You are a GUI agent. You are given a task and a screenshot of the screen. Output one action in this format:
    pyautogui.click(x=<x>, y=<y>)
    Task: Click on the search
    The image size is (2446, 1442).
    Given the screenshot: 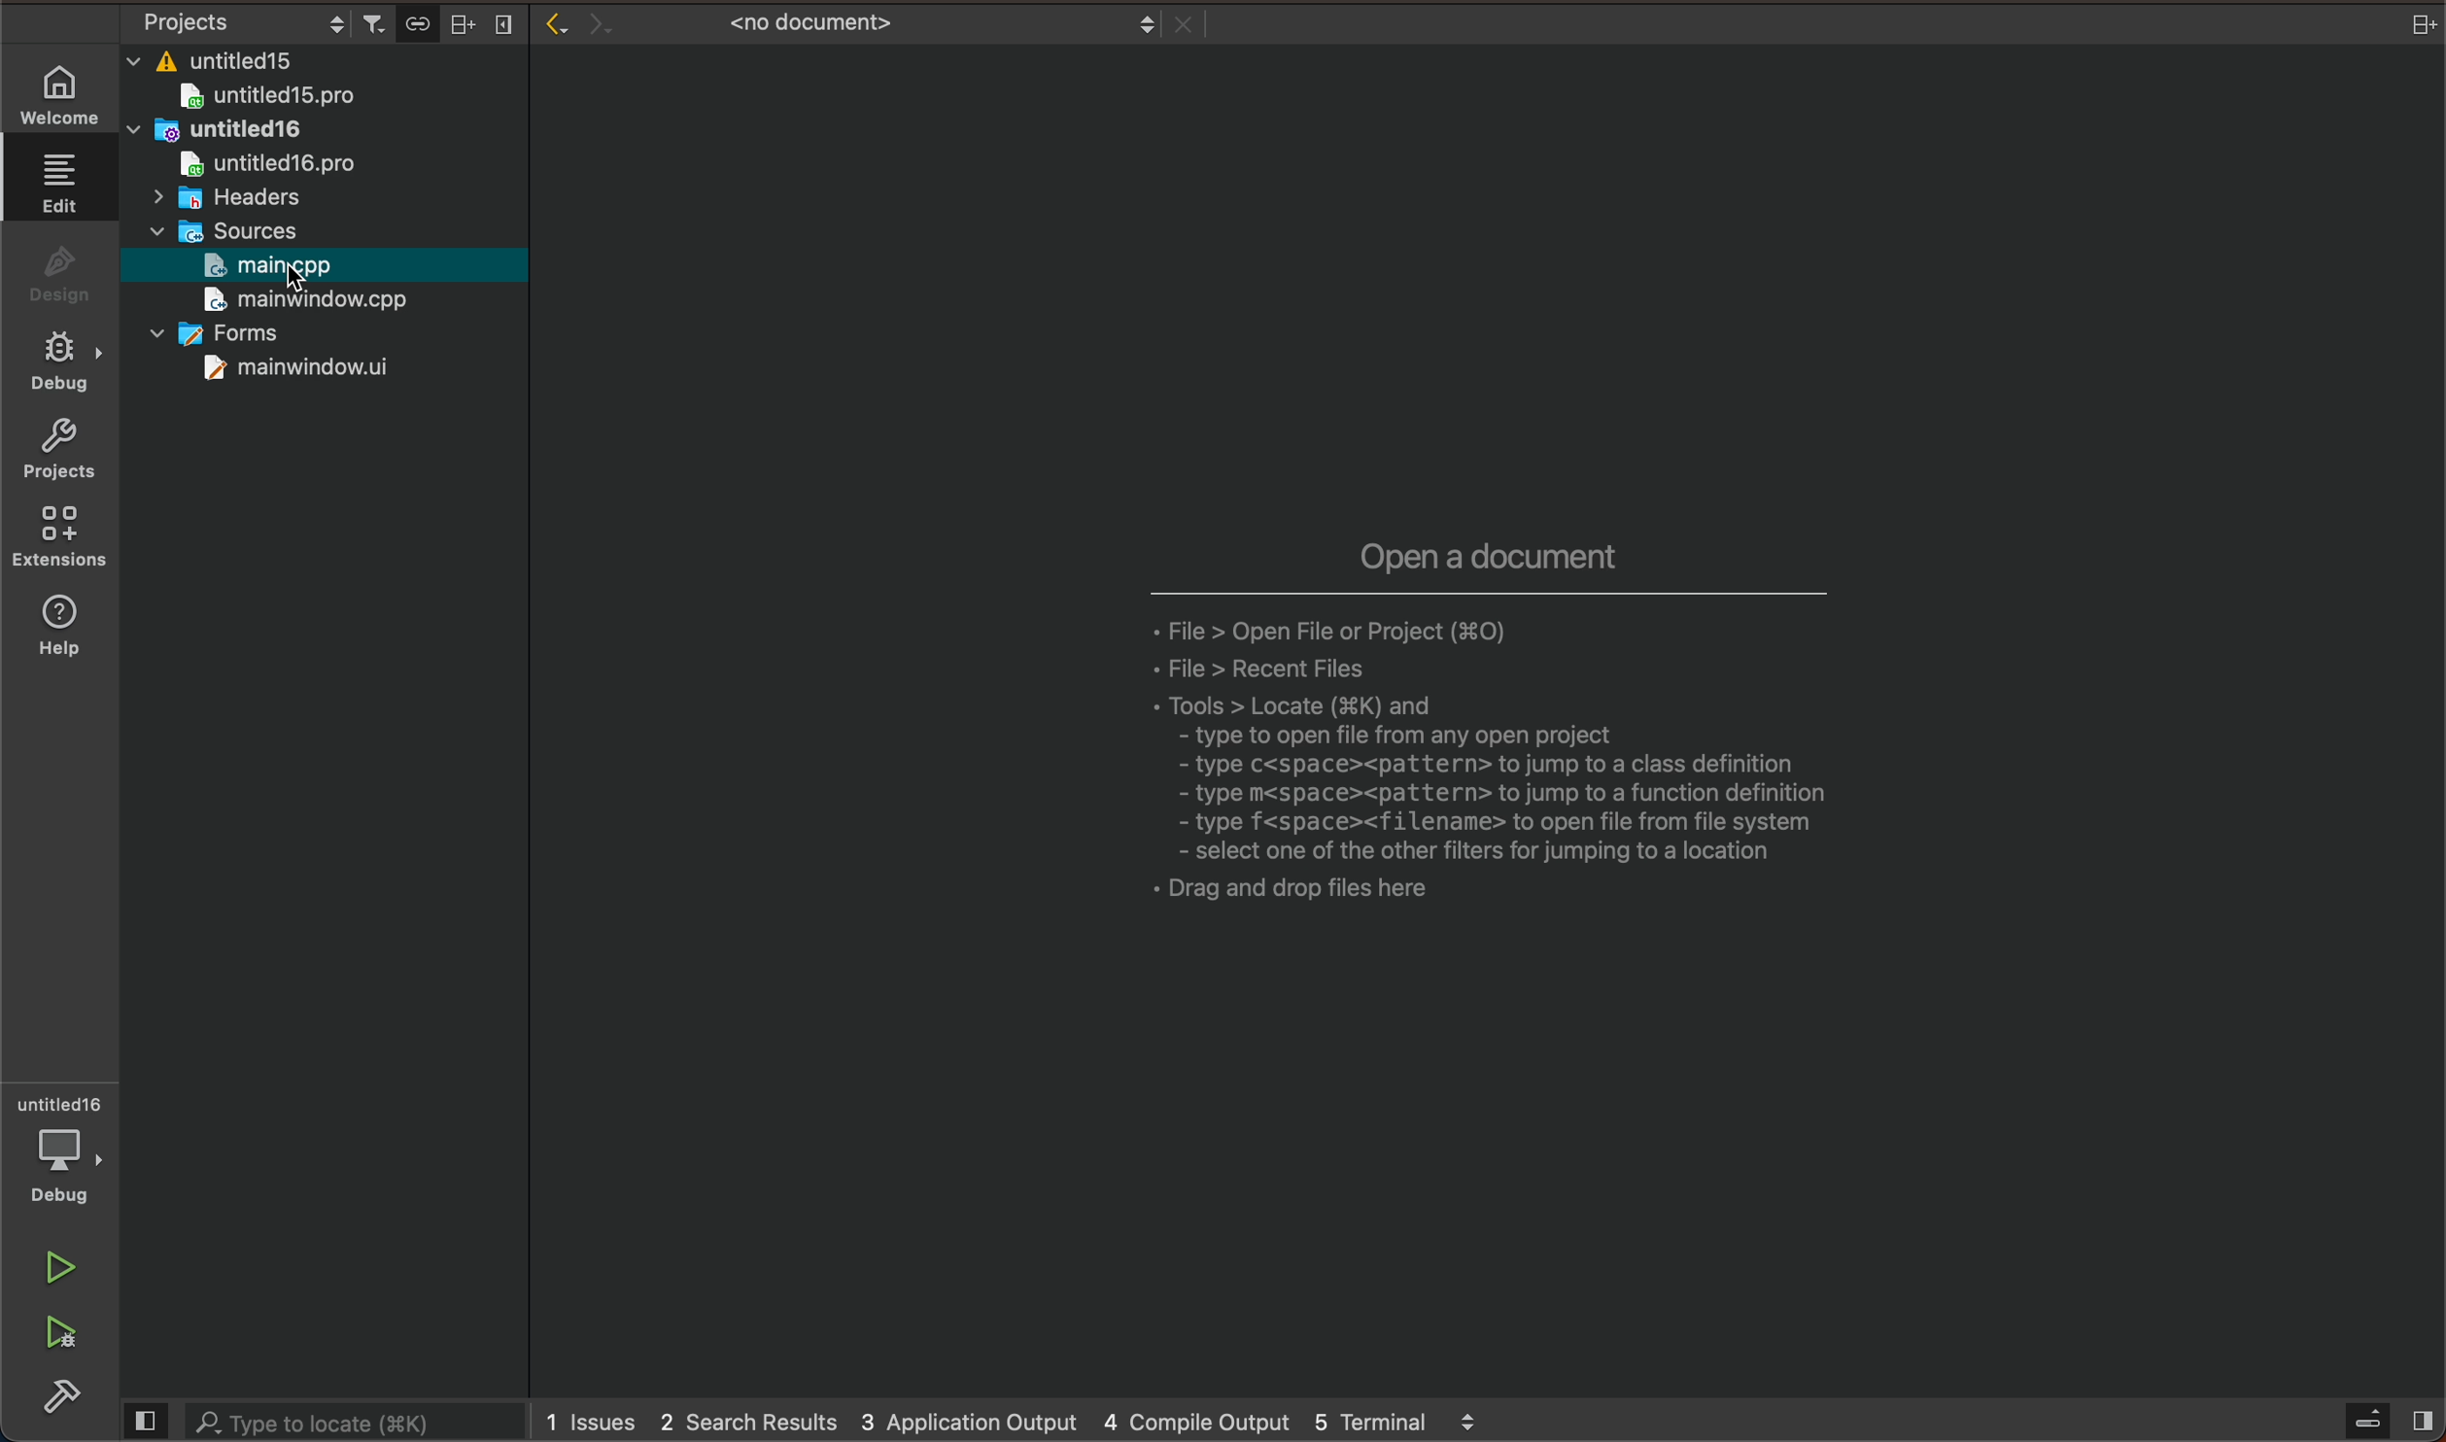 What is the action you would take?
    pyautogui.click(x=322, y=1424)
    